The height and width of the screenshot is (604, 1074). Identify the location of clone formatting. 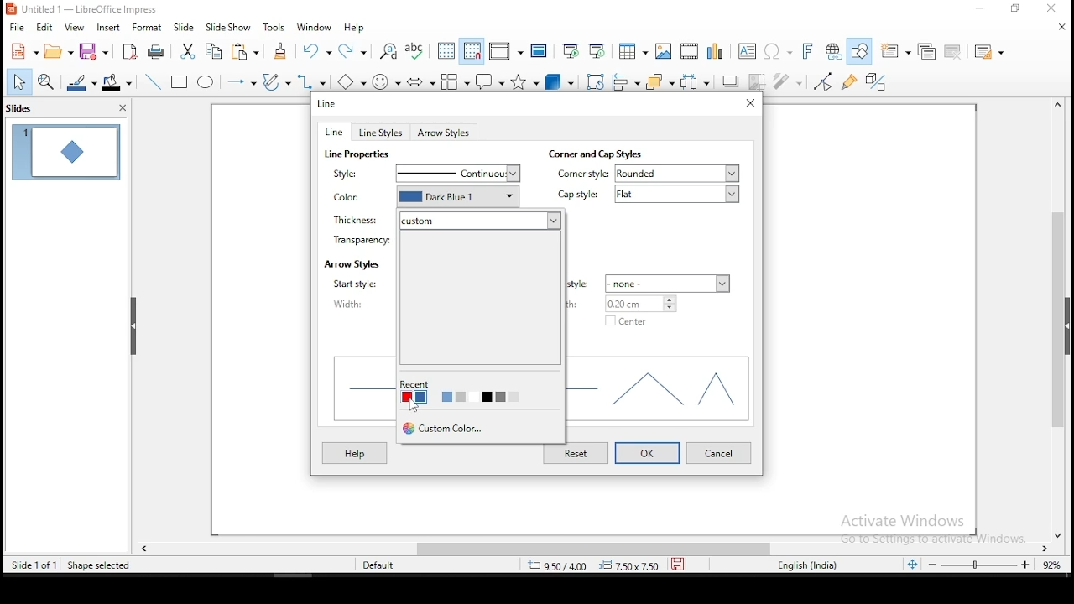
(284, 54).